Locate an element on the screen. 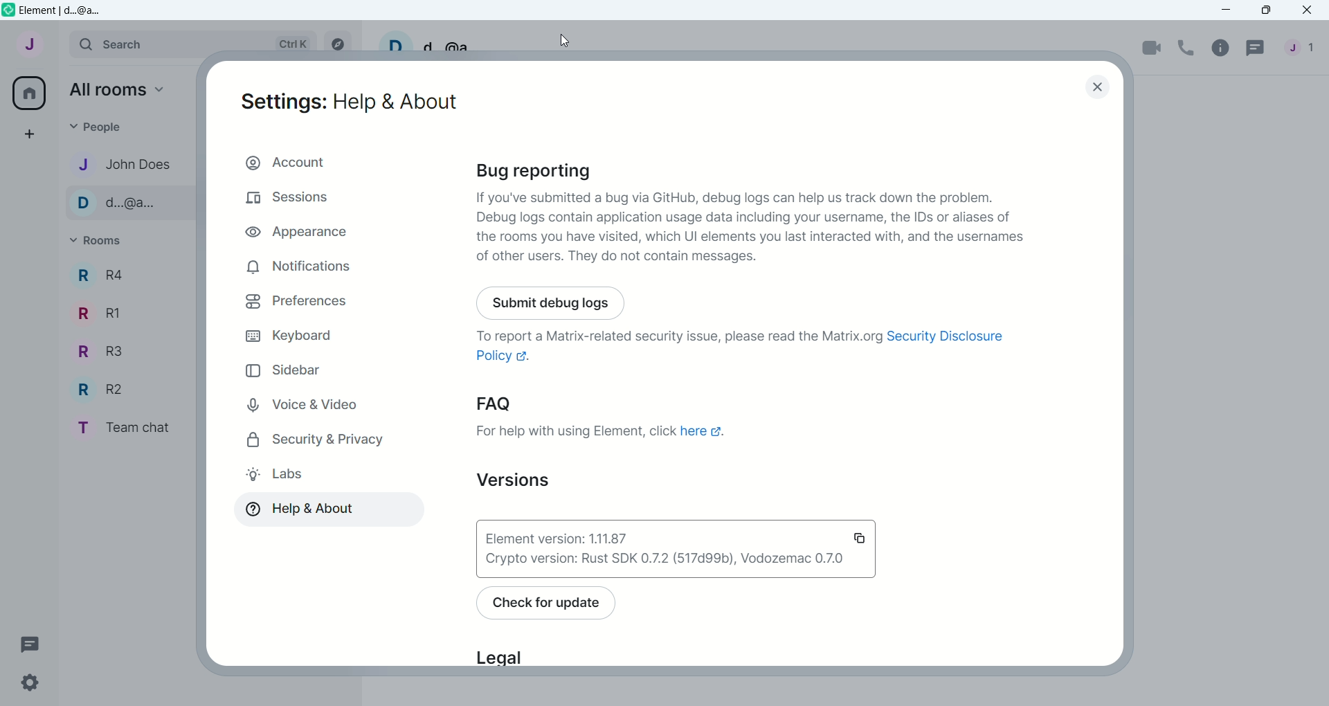  Explore rooms is located at coordinates (337, 42).